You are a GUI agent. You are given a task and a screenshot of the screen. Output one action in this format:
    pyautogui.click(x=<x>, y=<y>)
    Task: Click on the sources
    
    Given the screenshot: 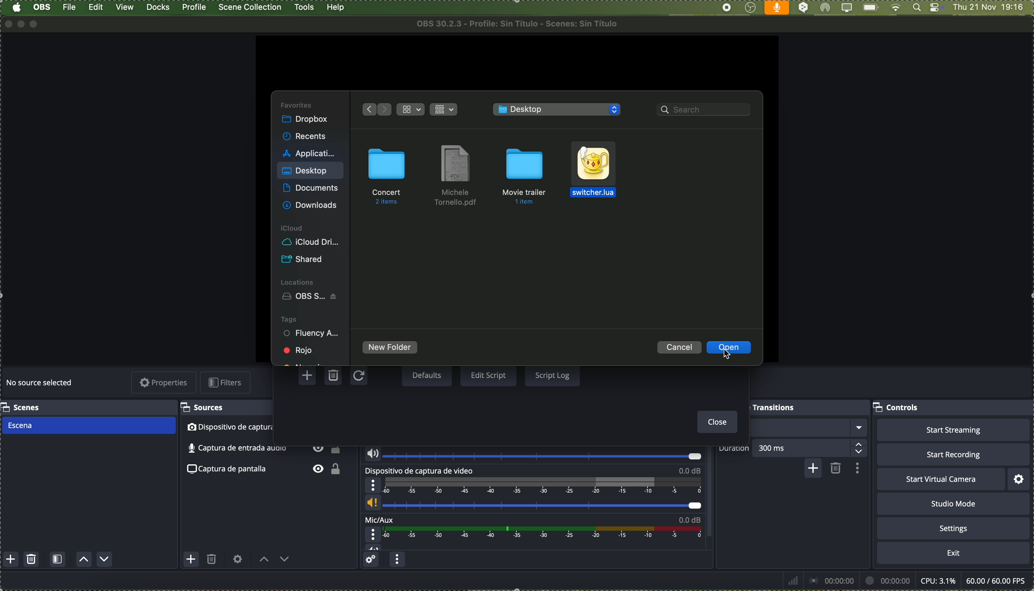 What is the action you would take?
    pyautogui.click(x=206, y=408)
    